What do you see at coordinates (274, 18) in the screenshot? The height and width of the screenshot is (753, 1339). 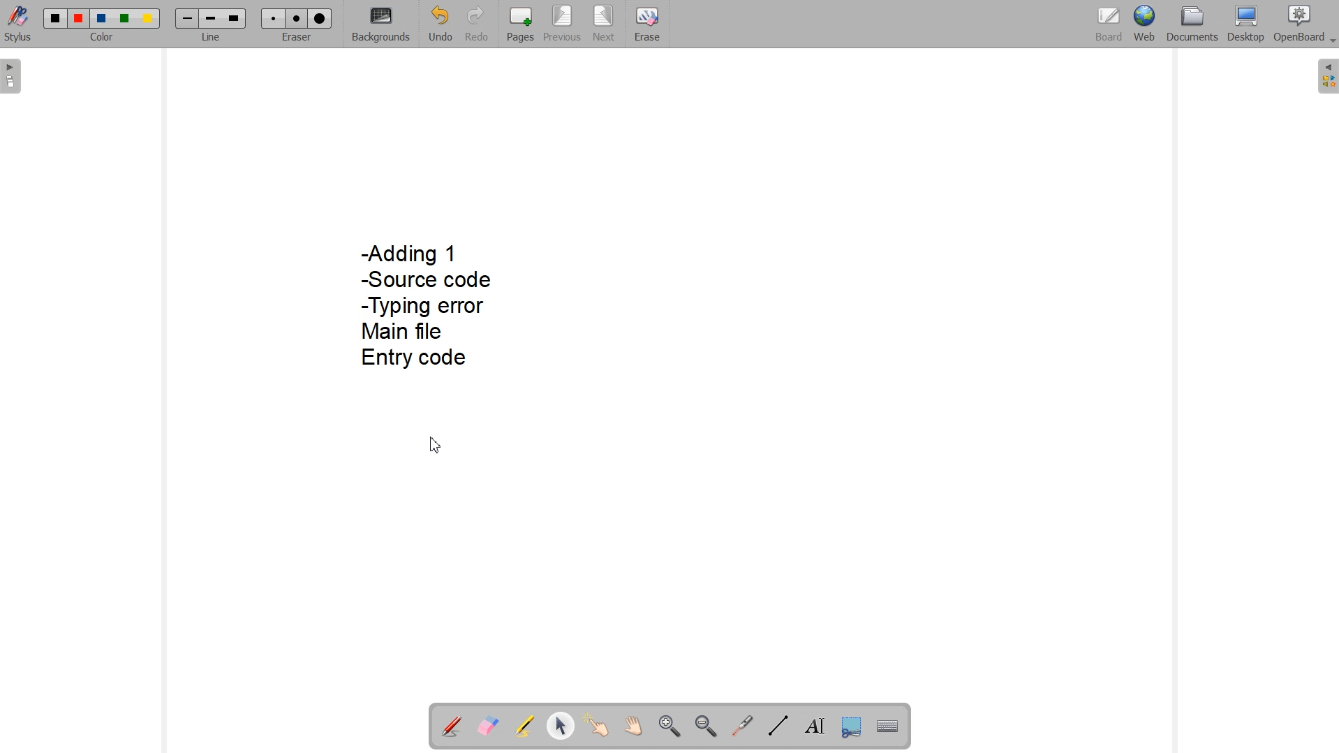 I see `Small eraser` at bounding box center [274, 18].